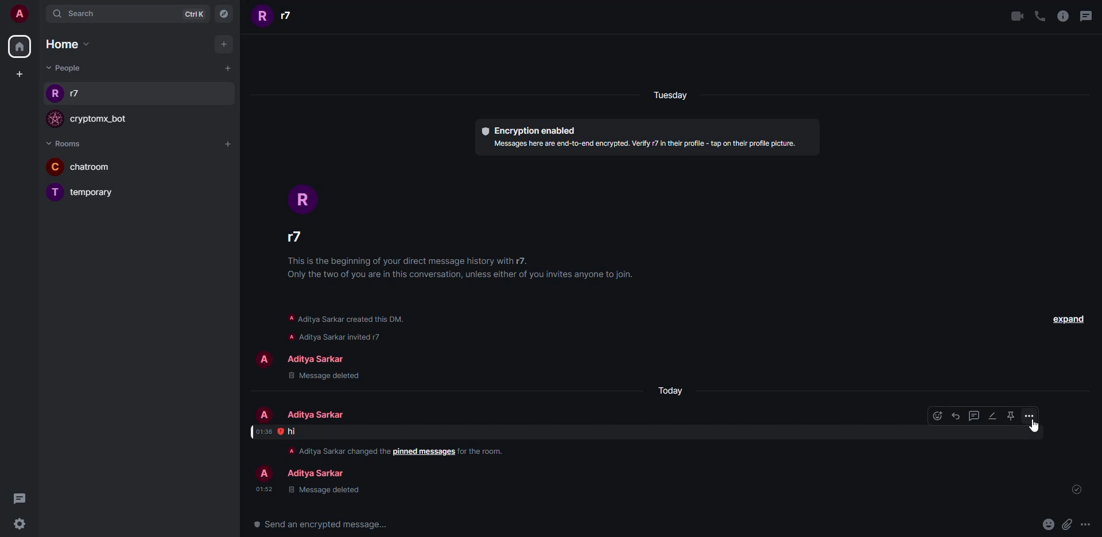 This screenshot has width=1102, height=537. I want to click on profile, so click(265, 415).